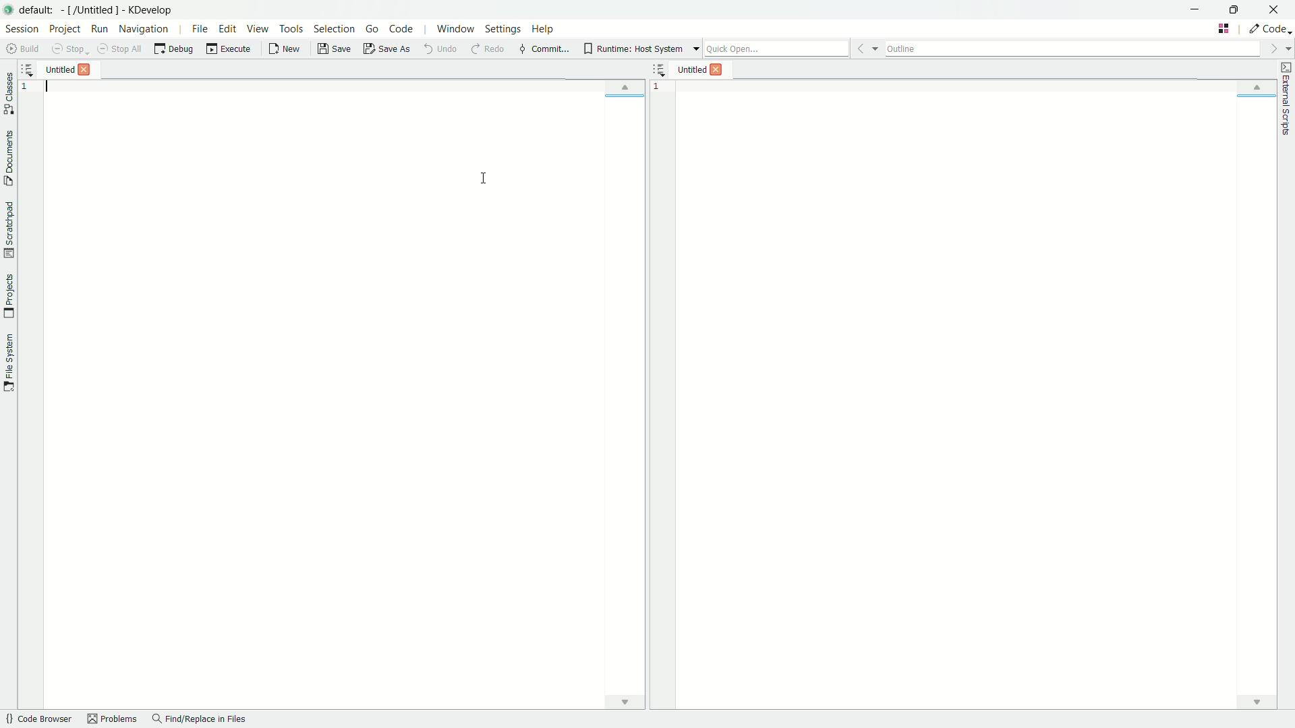  I want to click on default, so click(39, 9).